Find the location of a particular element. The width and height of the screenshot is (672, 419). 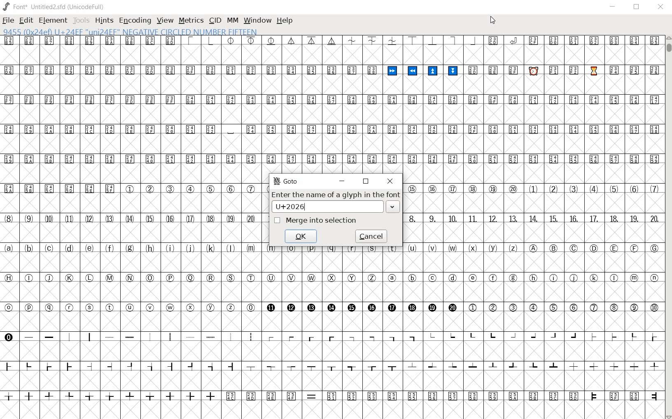

VIEW is located at coordinates (164, 21).